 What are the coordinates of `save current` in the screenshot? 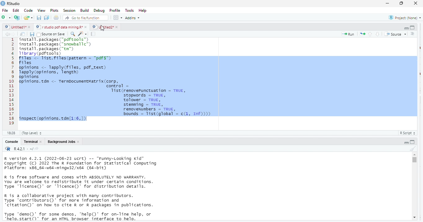 It's located at (32, 34).